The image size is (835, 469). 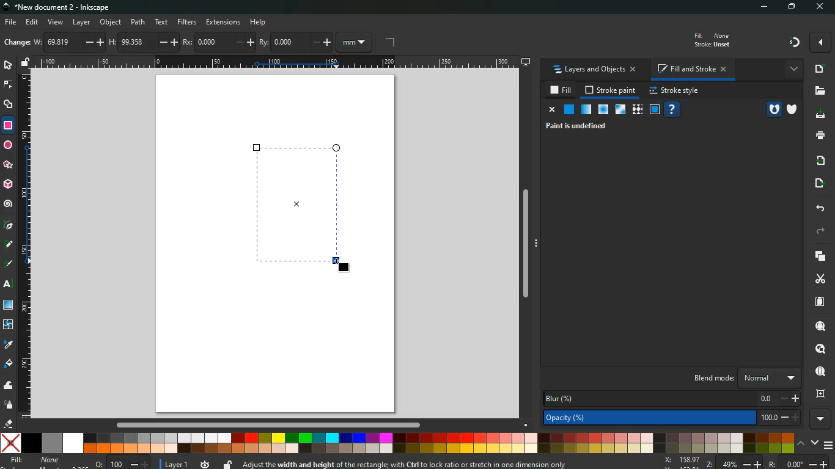 I want to click on wave, so click(x=7, y=385).